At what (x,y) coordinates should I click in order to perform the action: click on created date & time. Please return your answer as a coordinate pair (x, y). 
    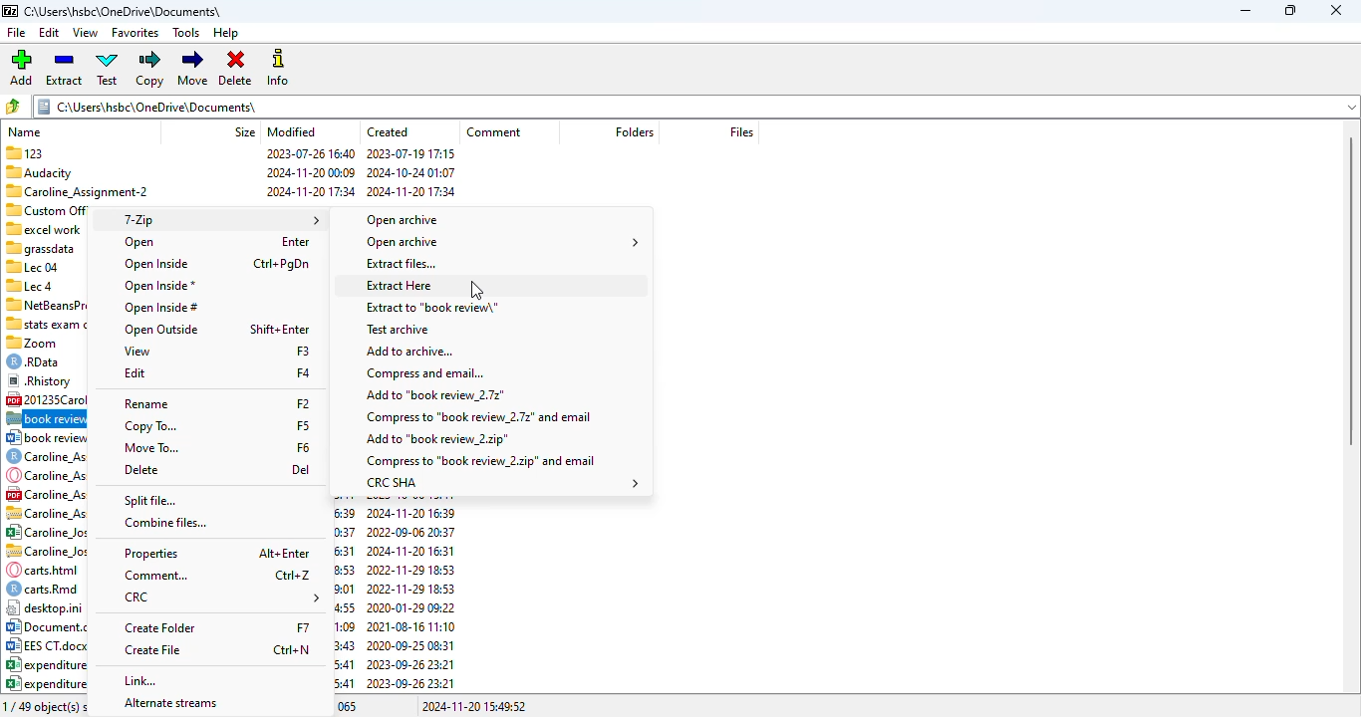
    Looking at the image, I should click on (411, 175).